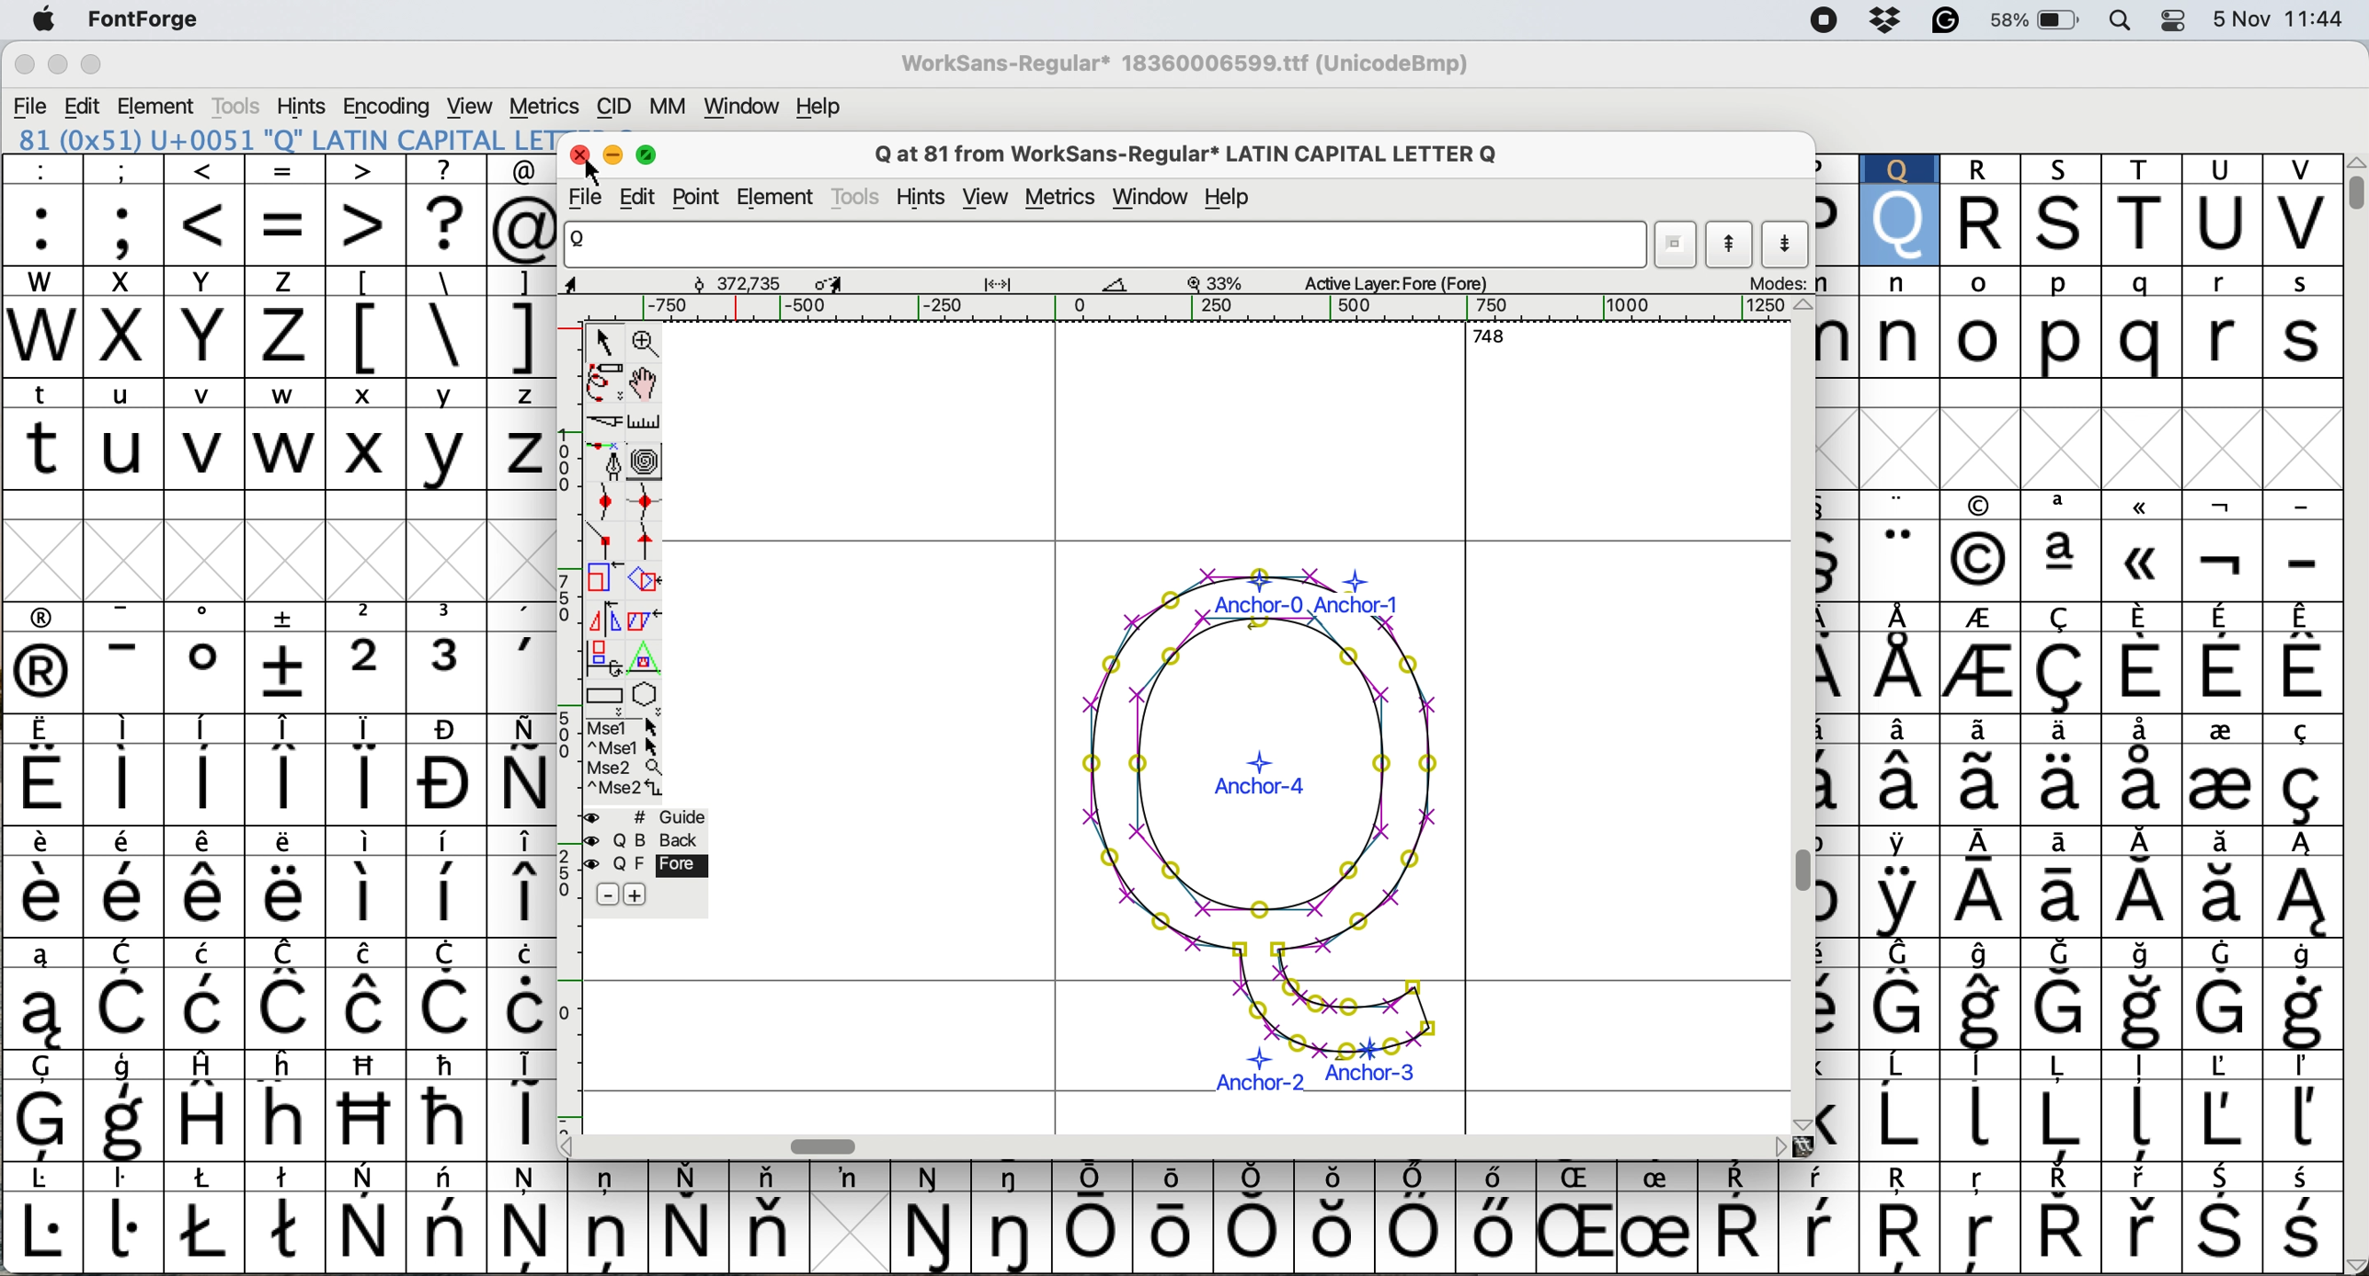 The image size is (2369, 1276). I want to click on special characters, so click(1167, 1225).